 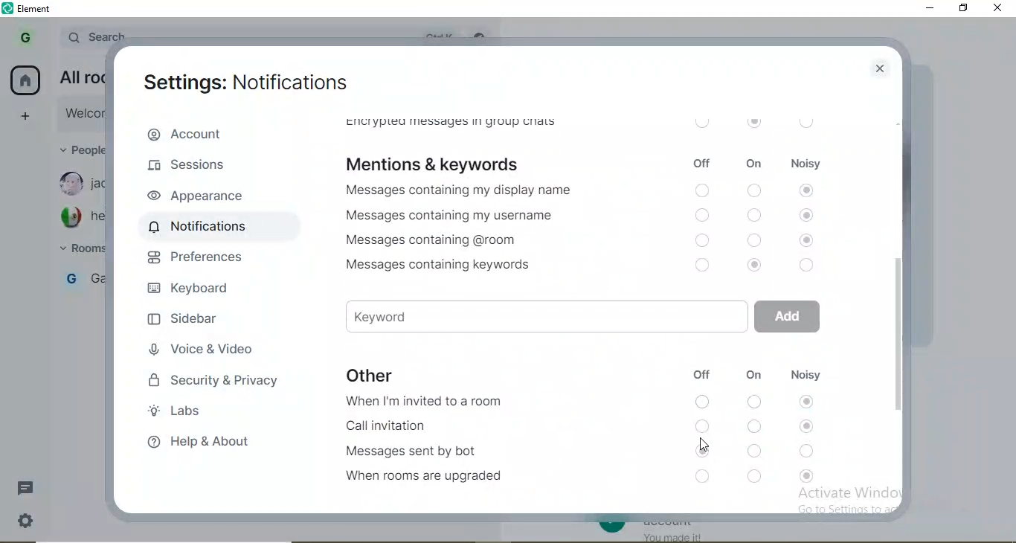 What do you see at coordinates (701, 162) in the screenshot?
I see `off` at bounding box center [701, 162].